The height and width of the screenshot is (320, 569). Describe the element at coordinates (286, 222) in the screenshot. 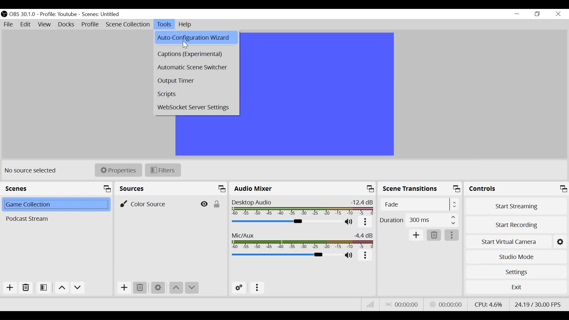

I see `Audio Mixer Slider` at that location.